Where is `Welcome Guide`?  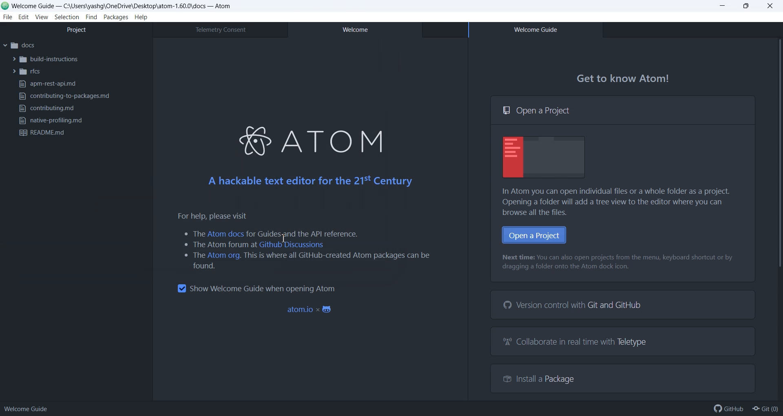
Welcome Guide is located at coordinates (535, 30).